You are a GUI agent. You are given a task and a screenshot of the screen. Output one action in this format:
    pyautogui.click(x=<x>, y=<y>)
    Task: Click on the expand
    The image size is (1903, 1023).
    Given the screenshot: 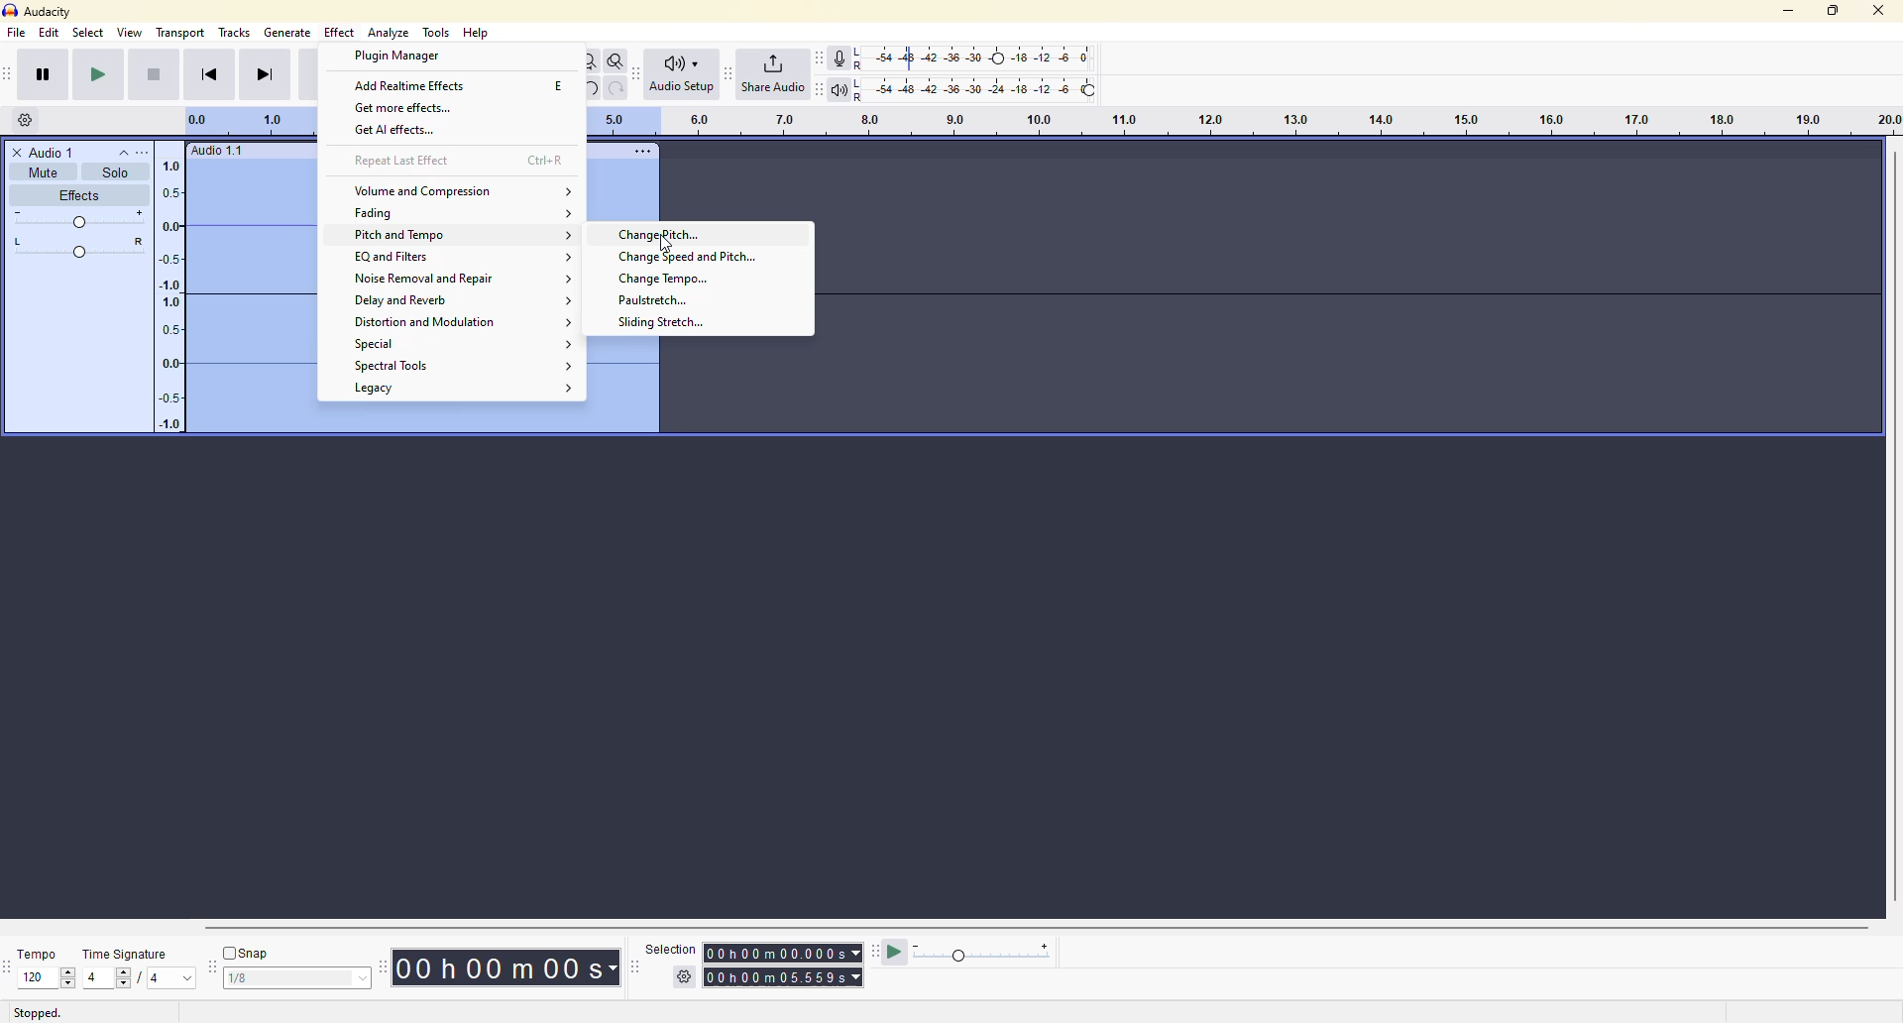 What is the action you would take?
    pyautogui.click(x=568, y=301)
    